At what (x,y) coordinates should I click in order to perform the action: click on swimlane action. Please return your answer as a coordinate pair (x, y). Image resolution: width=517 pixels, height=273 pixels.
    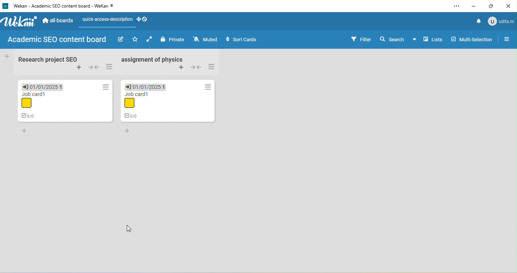
    Looking at the image, I should click on (110, 67).